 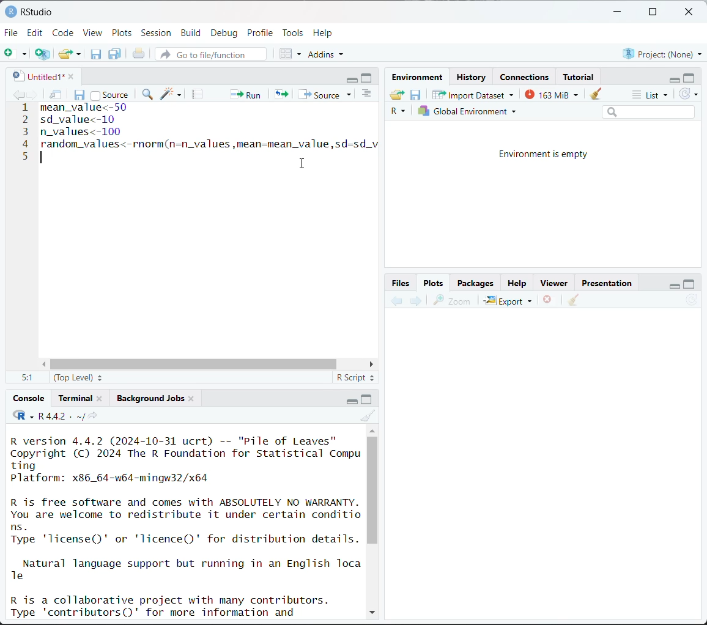 What do you see at coordinates (122, 32) in the screenshot?
I see `Plots` at bounding box center [122, 32].